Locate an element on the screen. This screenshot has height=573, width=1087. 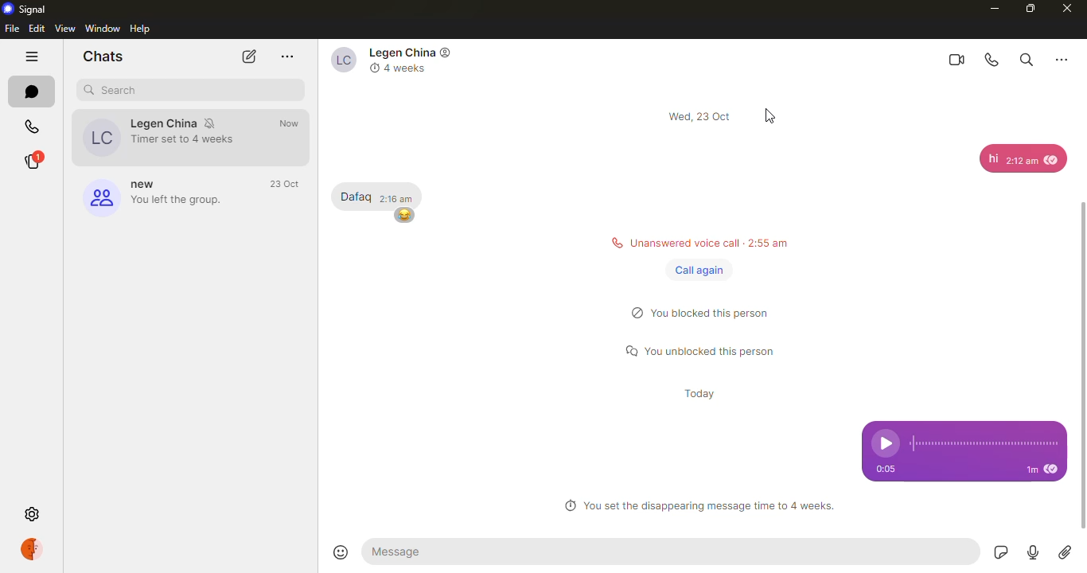
emoji is located at coordinates (405, 216).